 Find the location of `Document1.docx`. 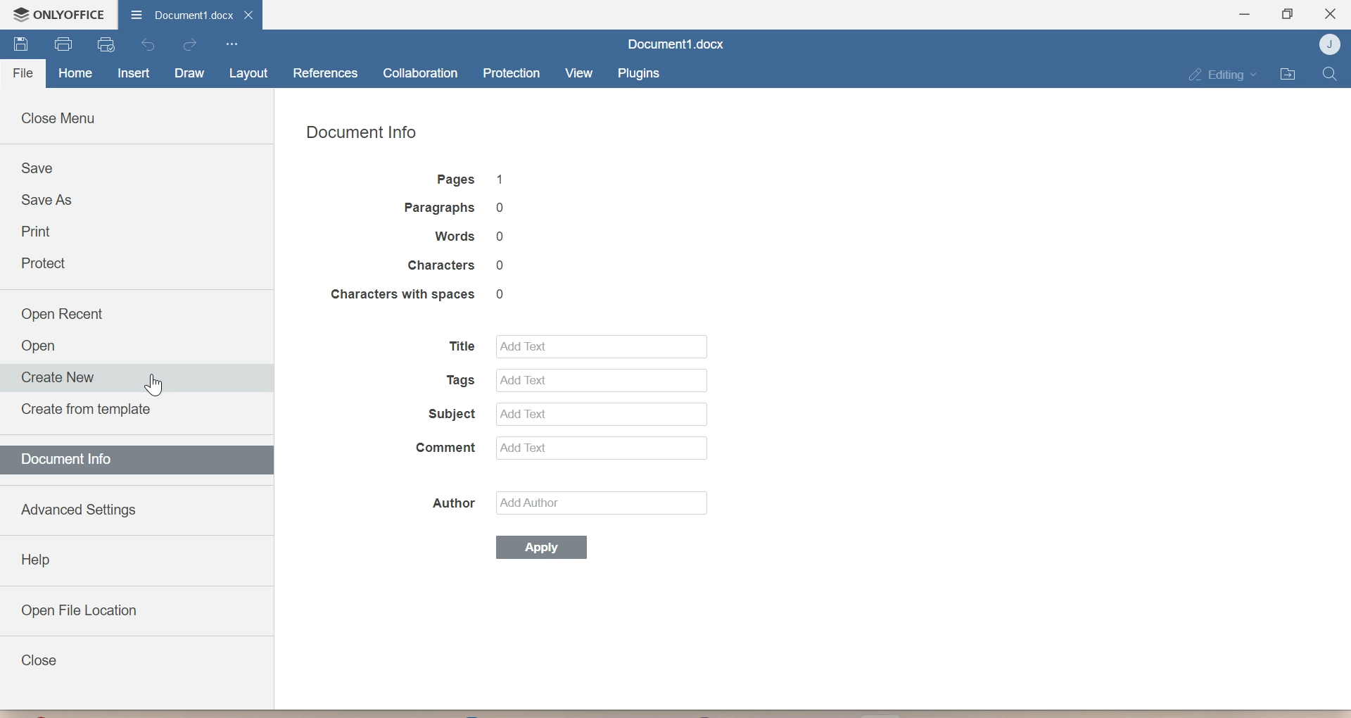

Document1.docx is located at coordinates (672, 44).